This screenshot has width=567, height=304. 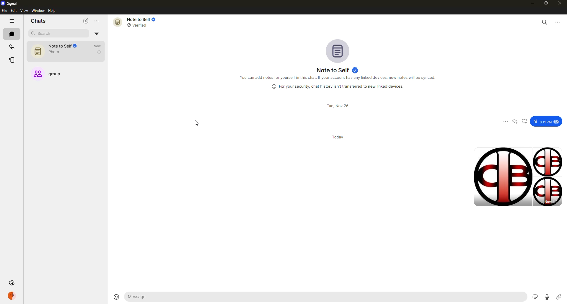 I want to click on chats, so click(x=11, y=35).